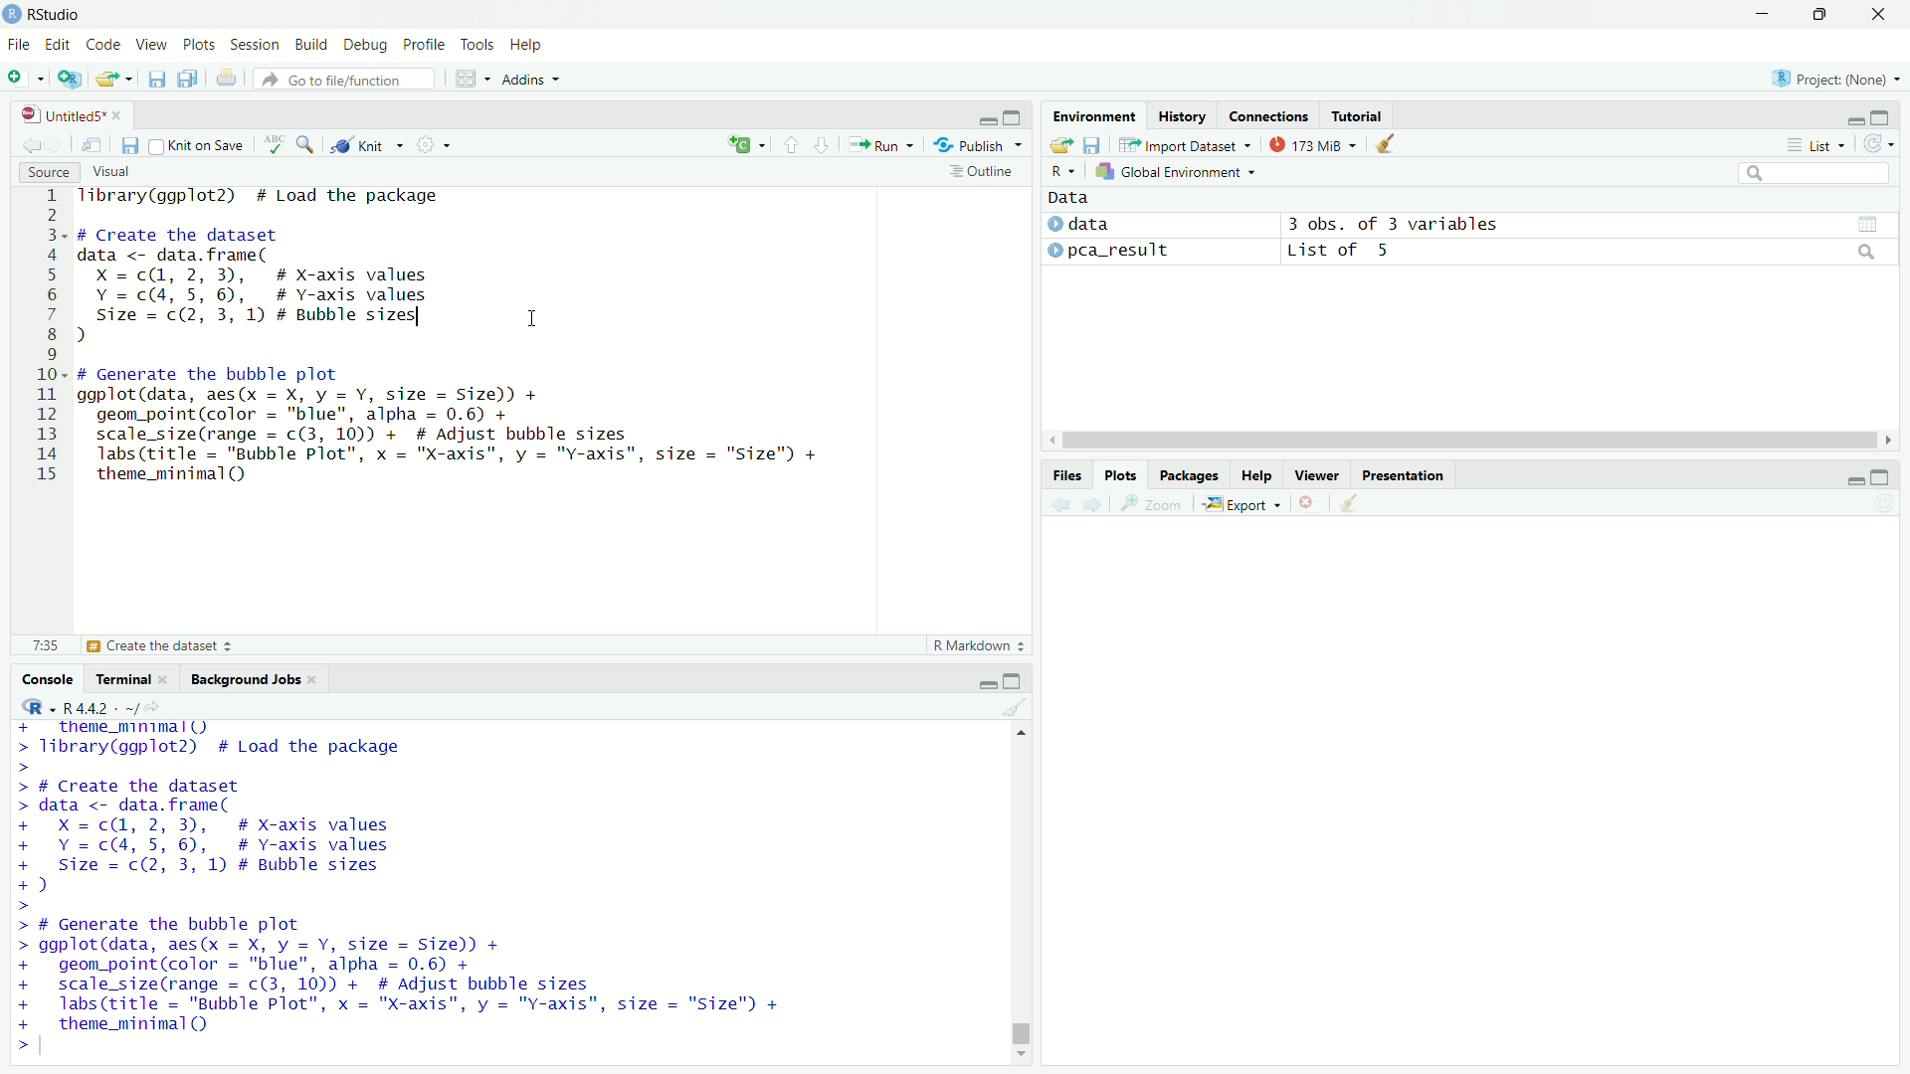 The width and height of the screenshot is (1910, 1074). Describe the element at coordinates (1111, 250) in the screenshot. I see `data 2 : pca_result` at that location.